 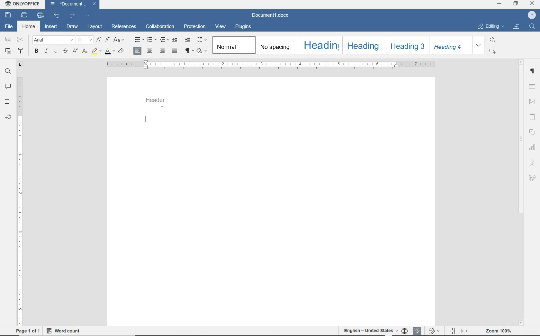 What do you see at coordinates (516, 26) in the screenshot?
I see `OPEN FILE LOCATION` at bounding box center [516, 26].